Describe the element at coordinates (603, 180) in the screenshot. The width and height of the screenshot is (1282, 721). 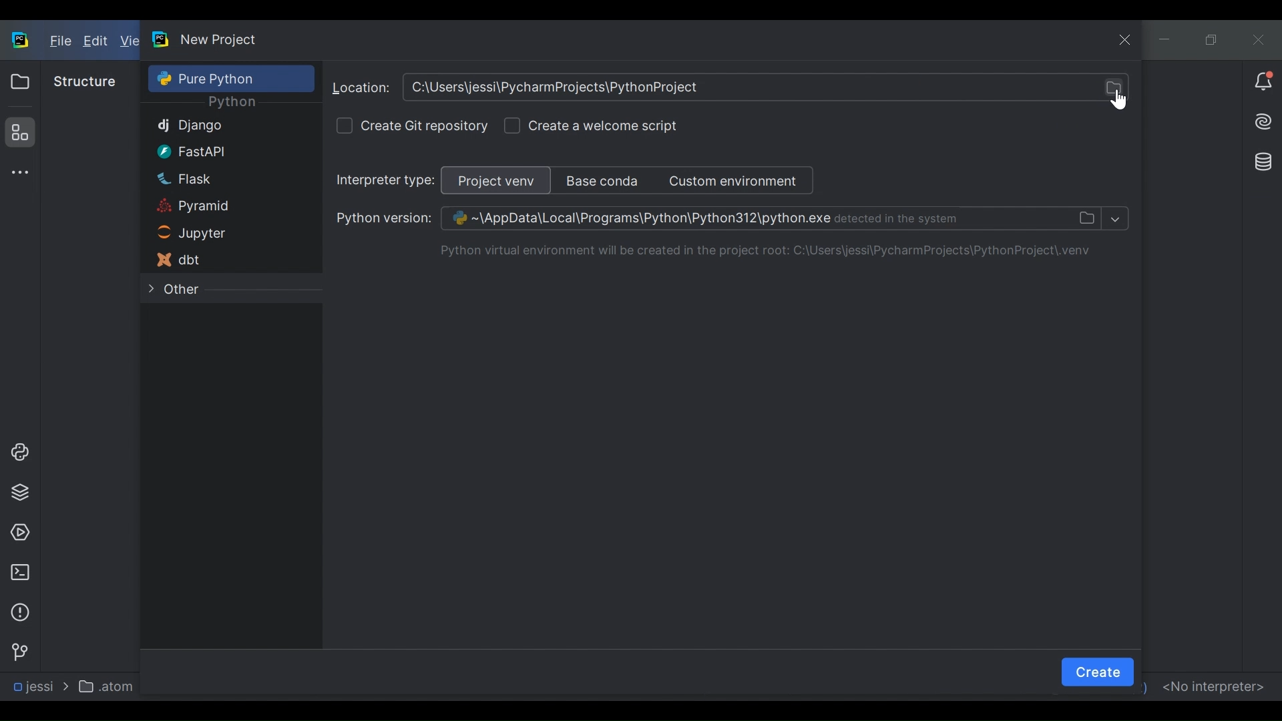
I see `Base Conda` at that location.